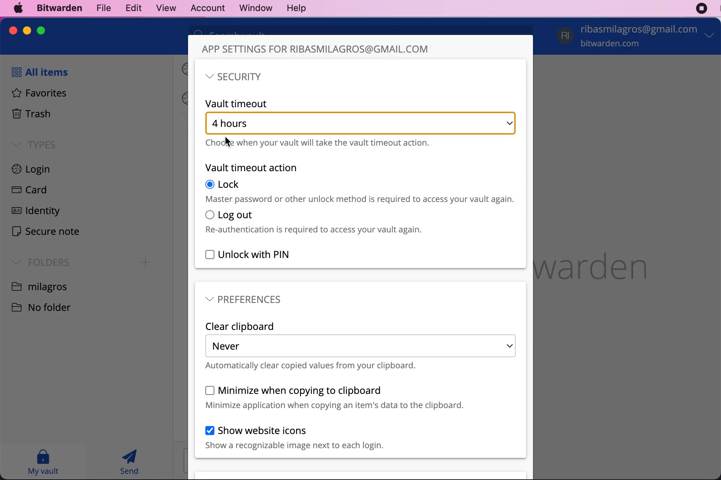  What do you see at coordinates (146, 262) in the screenshot?
I see `Add folder` at bounding box center [146, 262].